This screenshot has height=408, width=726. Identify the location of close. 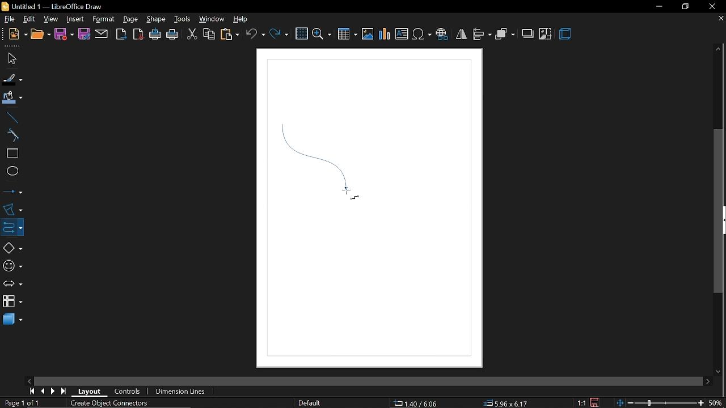
(711, 6).